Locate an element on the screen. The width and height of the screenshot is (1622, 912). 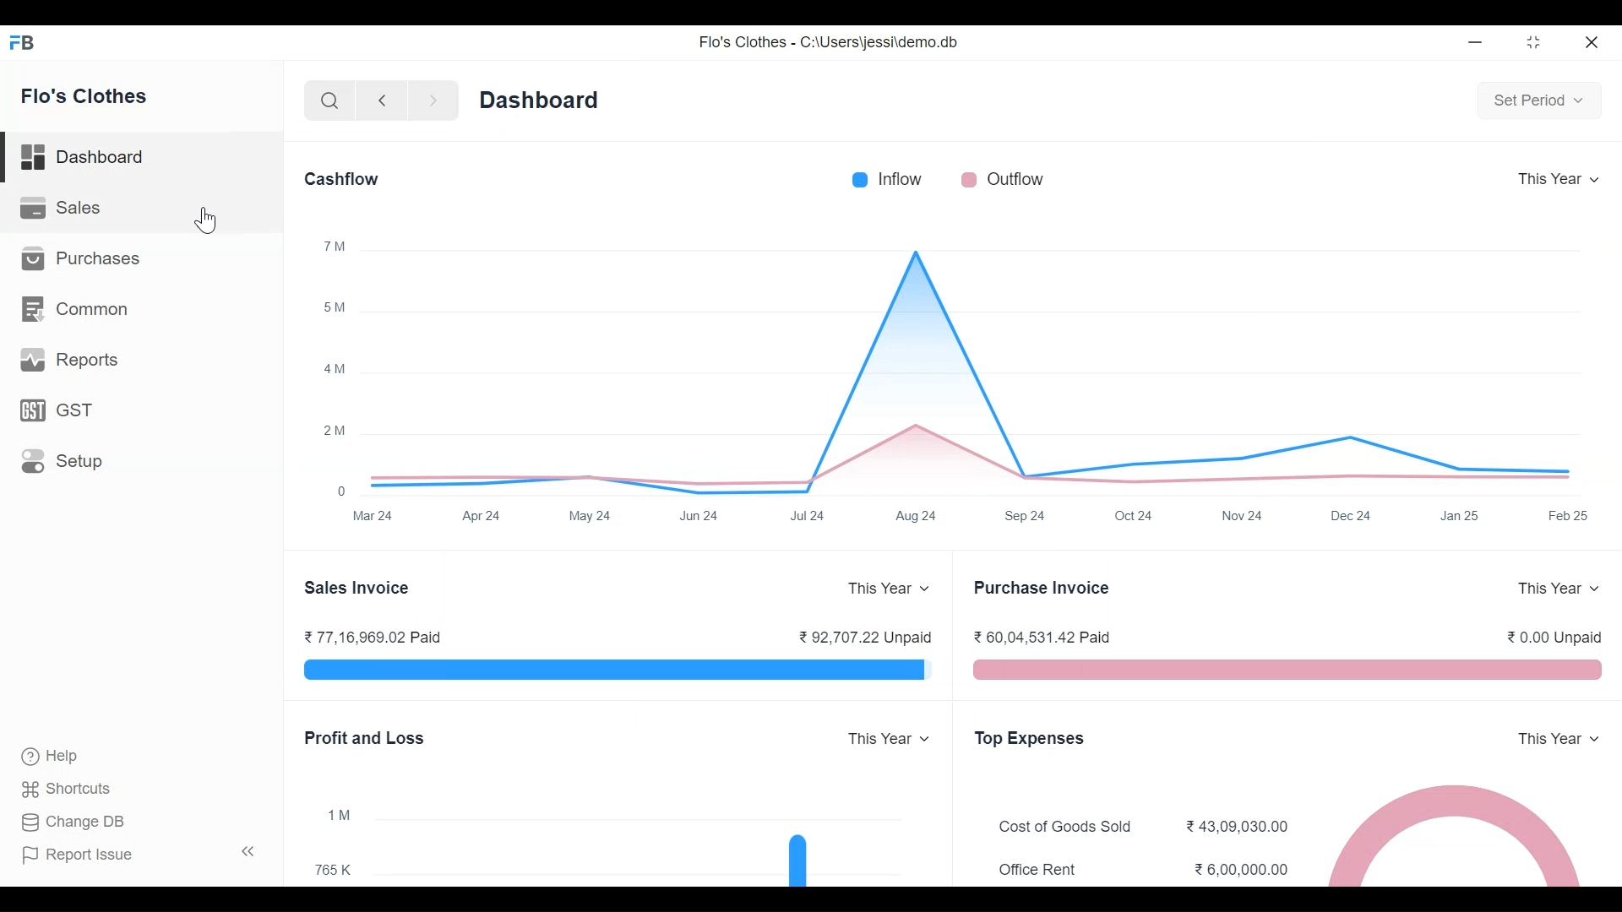
0 is located at coordinates (338, 491).